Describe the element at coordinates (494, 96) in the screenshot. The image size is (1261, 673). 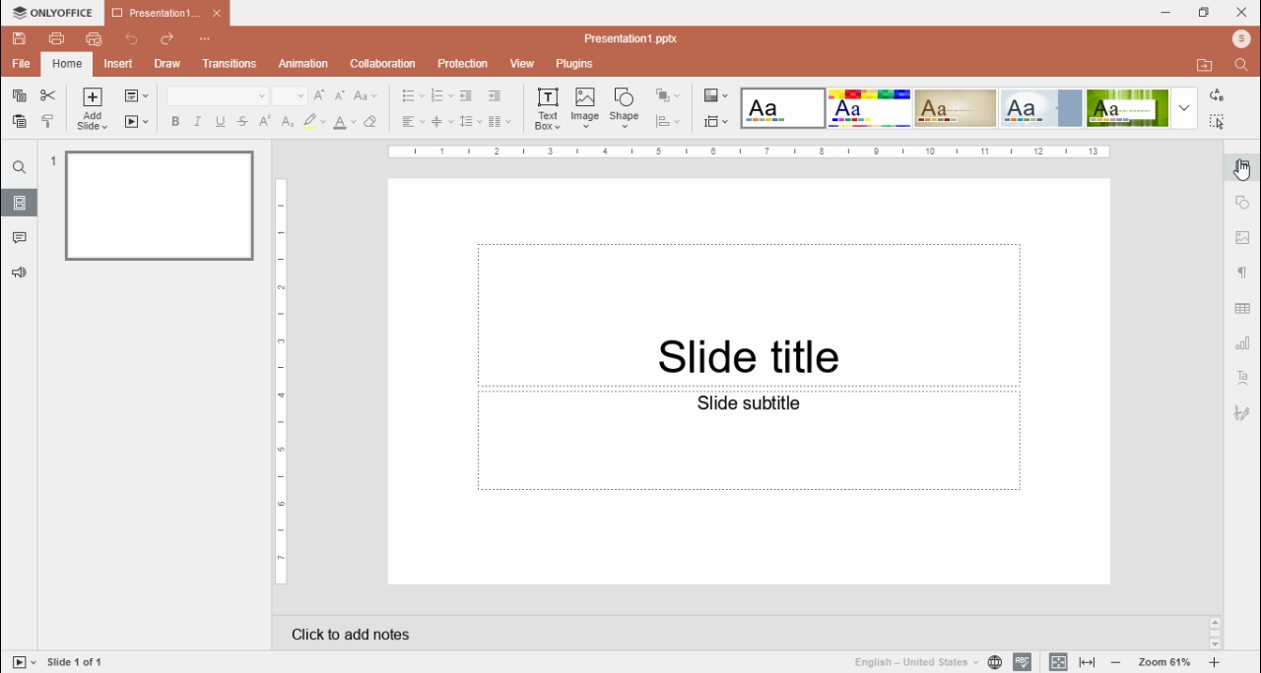
I see `increase indent` at that location.